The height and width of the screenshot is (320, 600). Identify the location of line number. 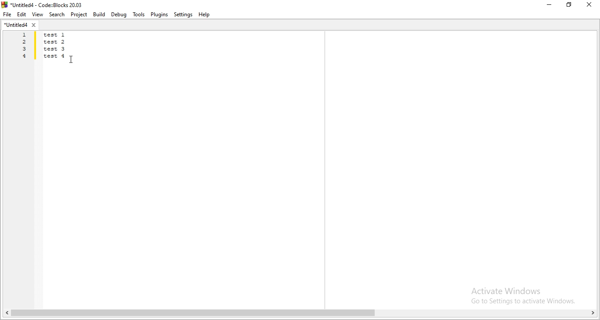
(24, 47).